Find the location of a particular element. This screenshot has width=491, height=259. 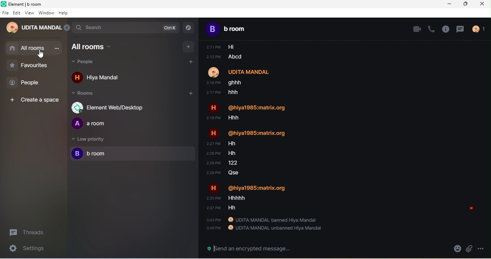

people is located at coordinates (481, 29).